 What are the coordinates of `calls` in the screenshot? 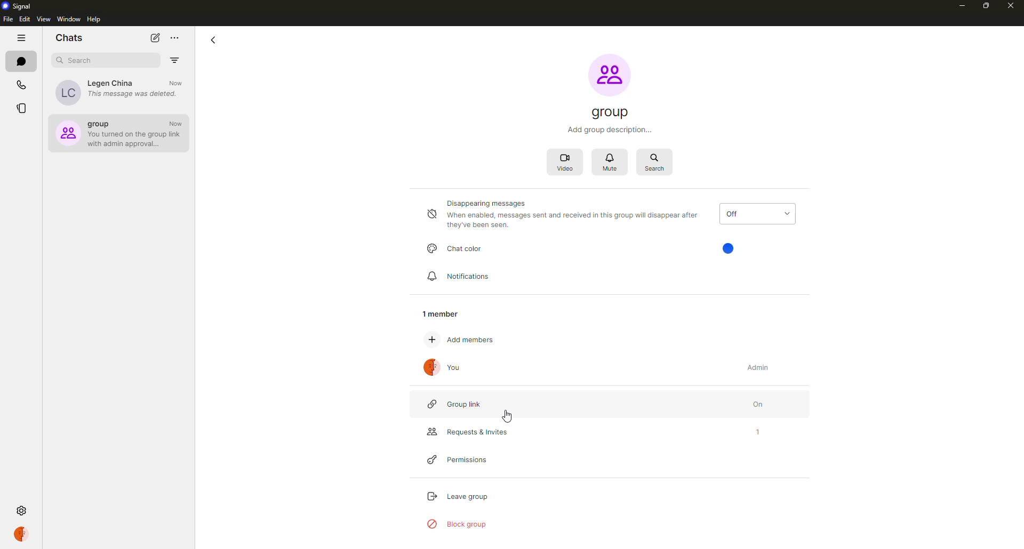 It's located at (22, 85).